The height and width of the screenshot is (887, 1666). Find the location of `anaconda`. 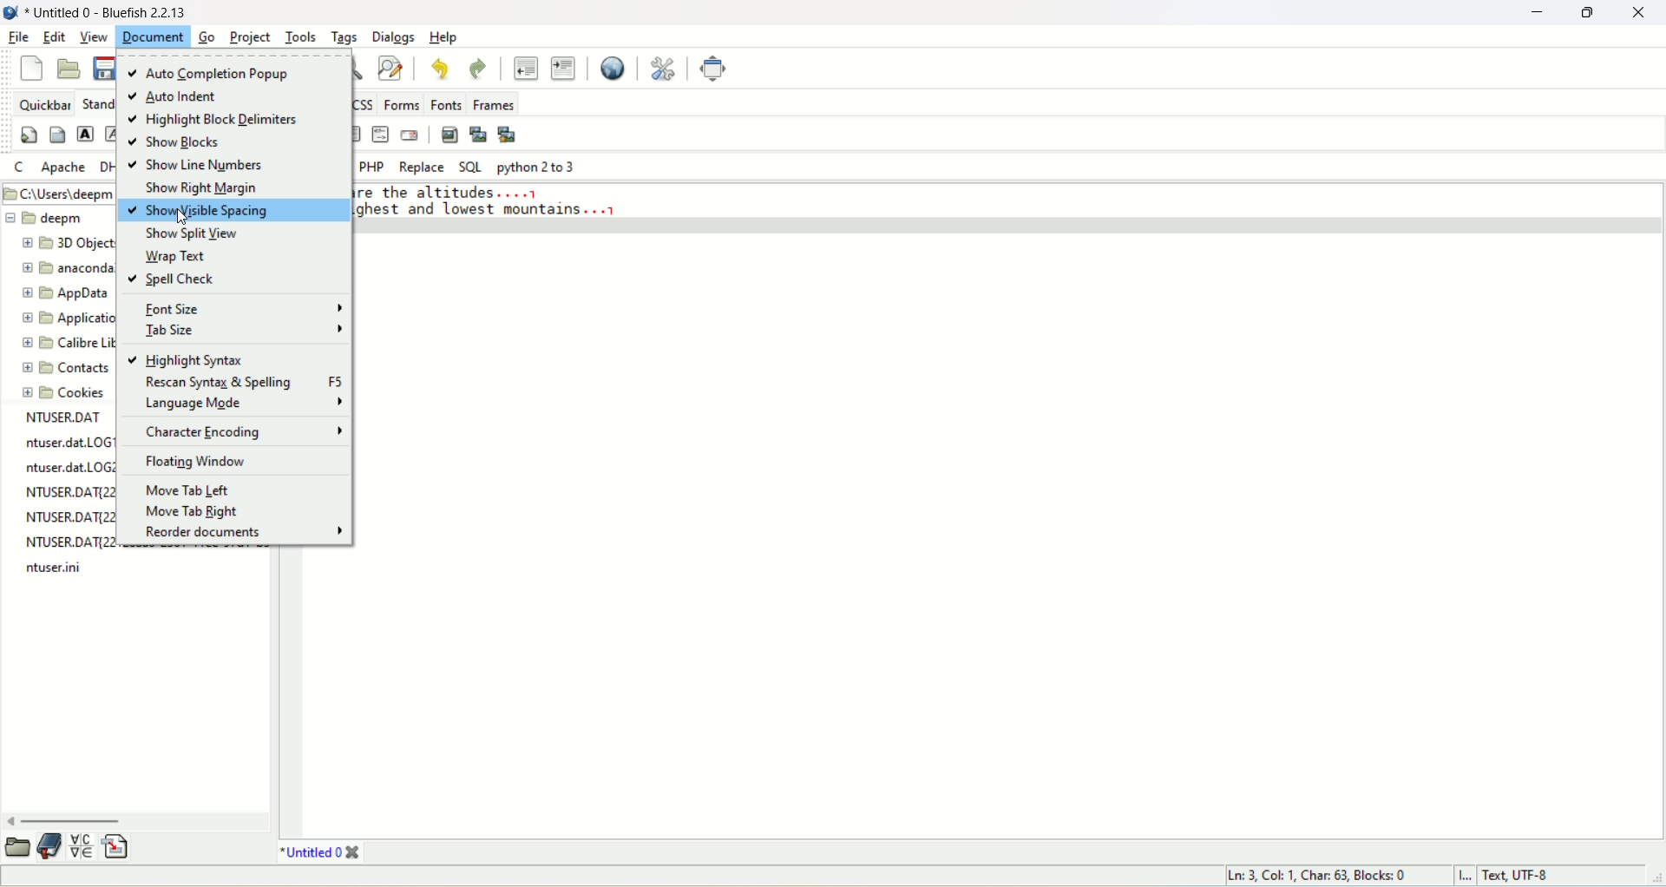

anaconda is located at coordinates (62, 269).